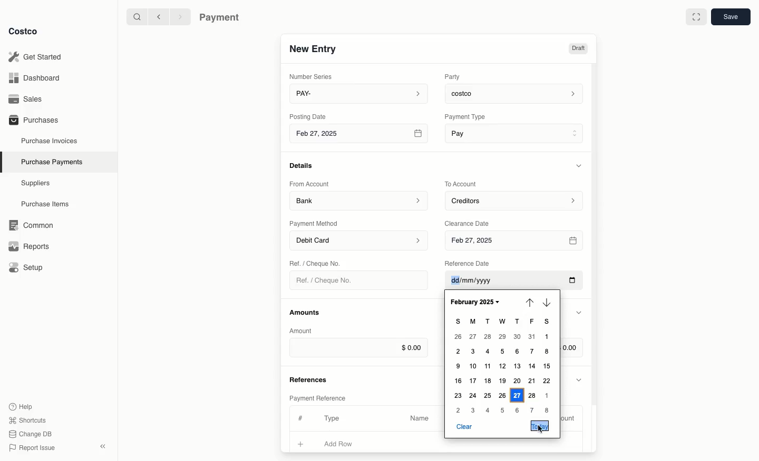  What do you see at coordinates (46, 204) in the screenshot?
I see `Purchase Items` at bounding box center [46, 204].